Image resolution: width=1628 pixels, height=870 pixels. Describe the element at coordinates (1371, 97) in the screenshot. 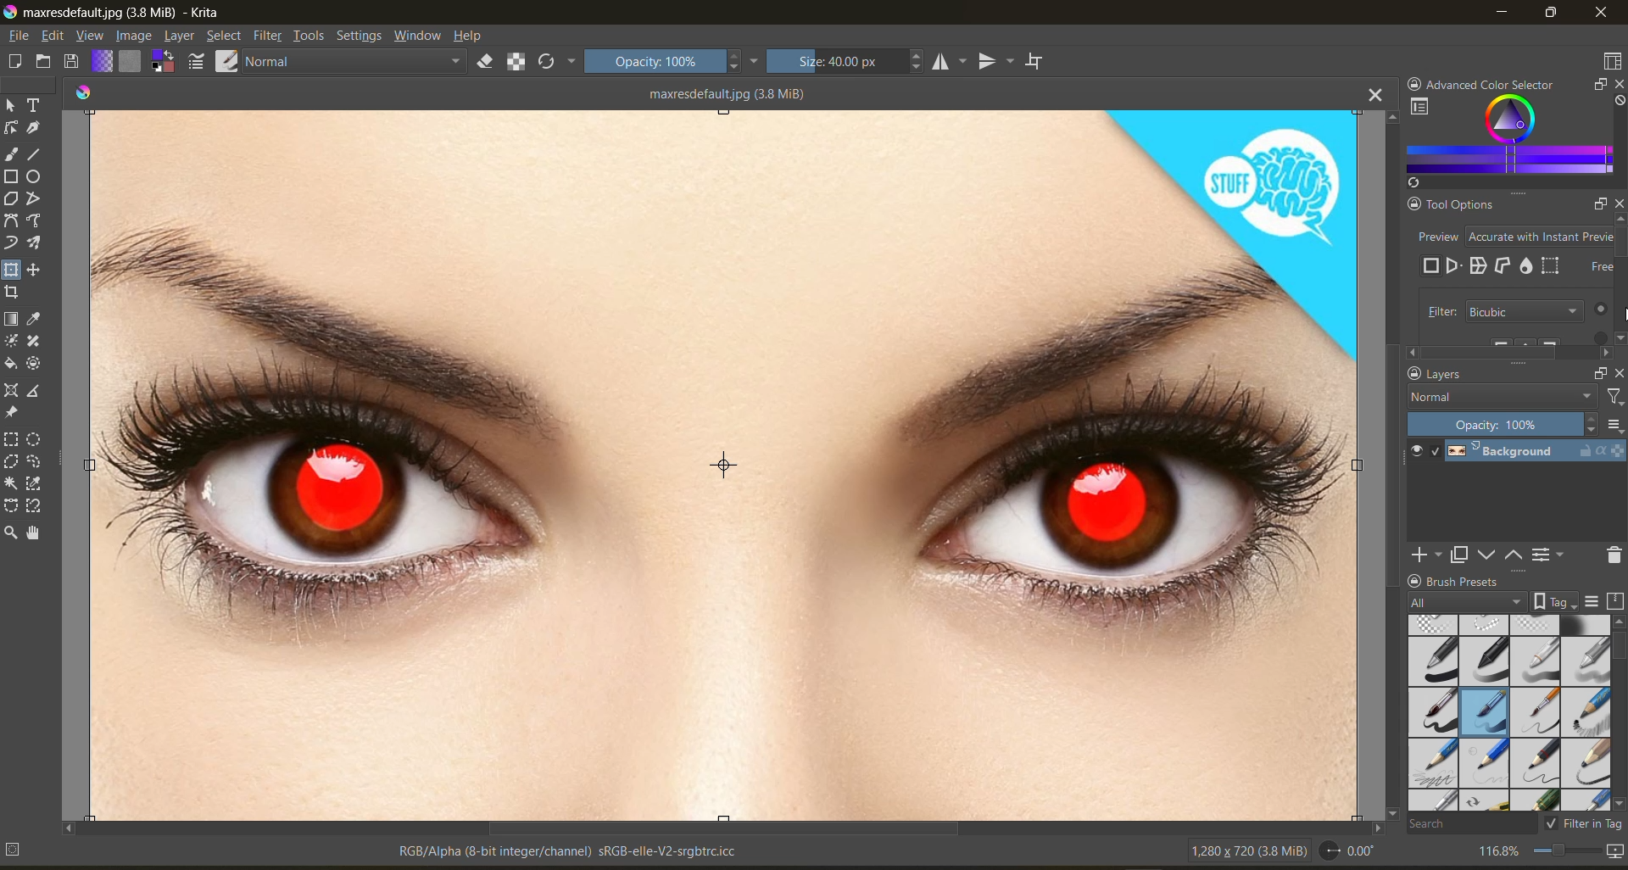

I see `close tab` at that location.